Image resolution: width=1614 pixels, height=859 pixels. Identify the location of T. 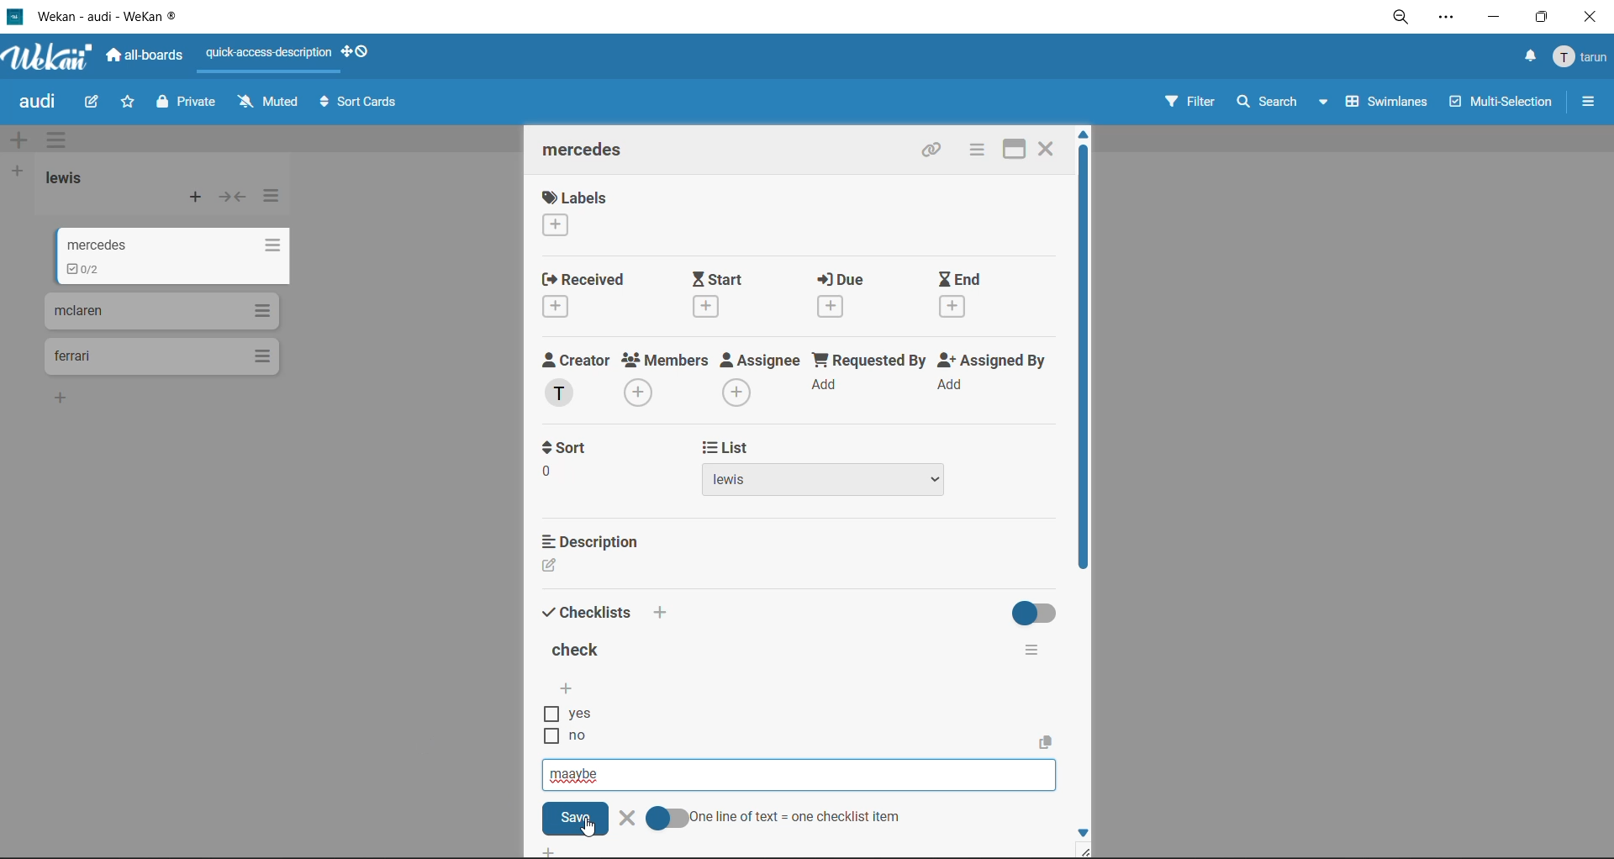
(560, 394).